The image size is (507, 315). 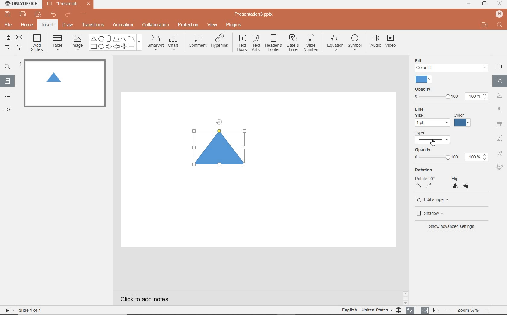 I want to click on FEEDBACK & SUPPORT, so click(x=8, y=110).